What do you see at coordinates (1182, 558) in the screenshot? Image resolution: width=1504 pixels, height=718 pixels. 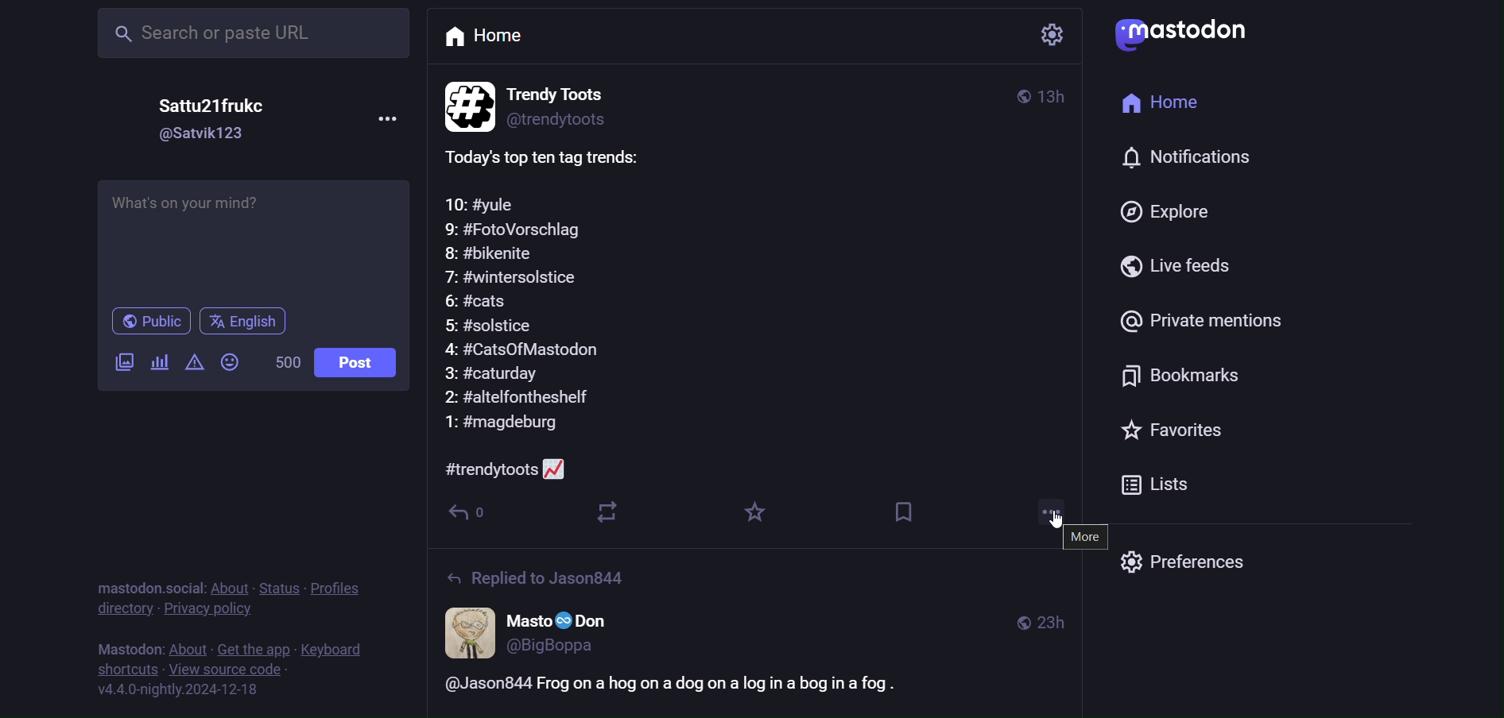 I see `preferences` at bounding box center [1182, 558].